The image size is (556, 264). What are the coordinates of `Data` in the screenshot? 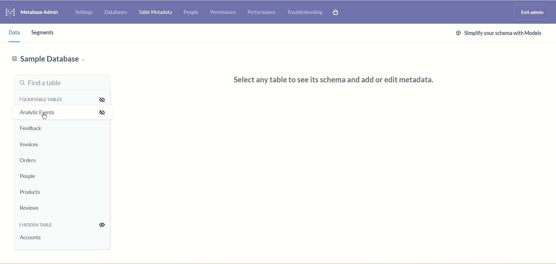 It's located at (13, 33).